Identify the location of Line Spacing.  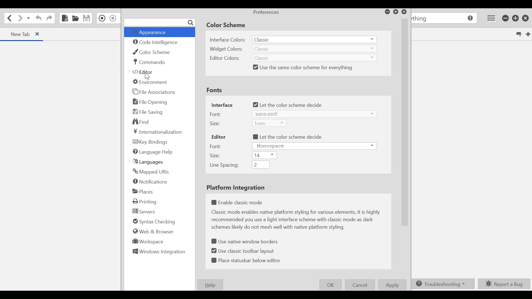
(224, 165).